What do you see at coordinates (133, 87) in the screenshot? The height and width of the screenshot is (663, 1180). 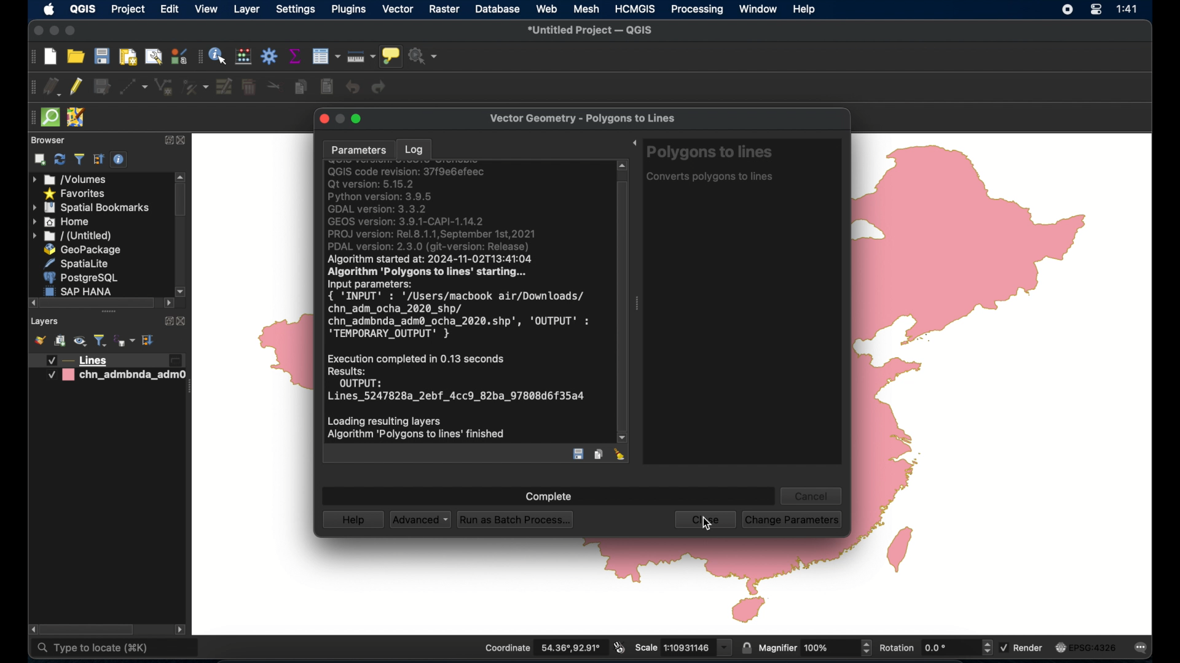 I see `digitize with segment` at bounding box center [133, 87].